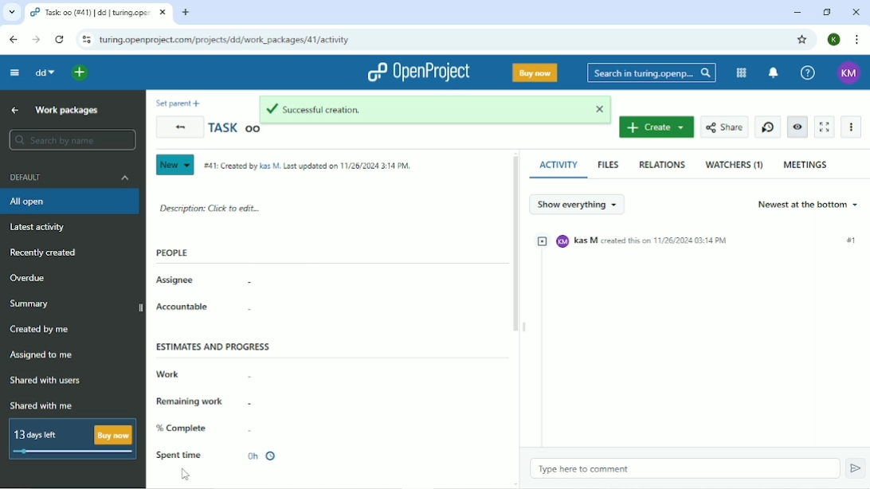 This screenshot has height=489, width=870. I want to click on Task oo, so click(234, 129).